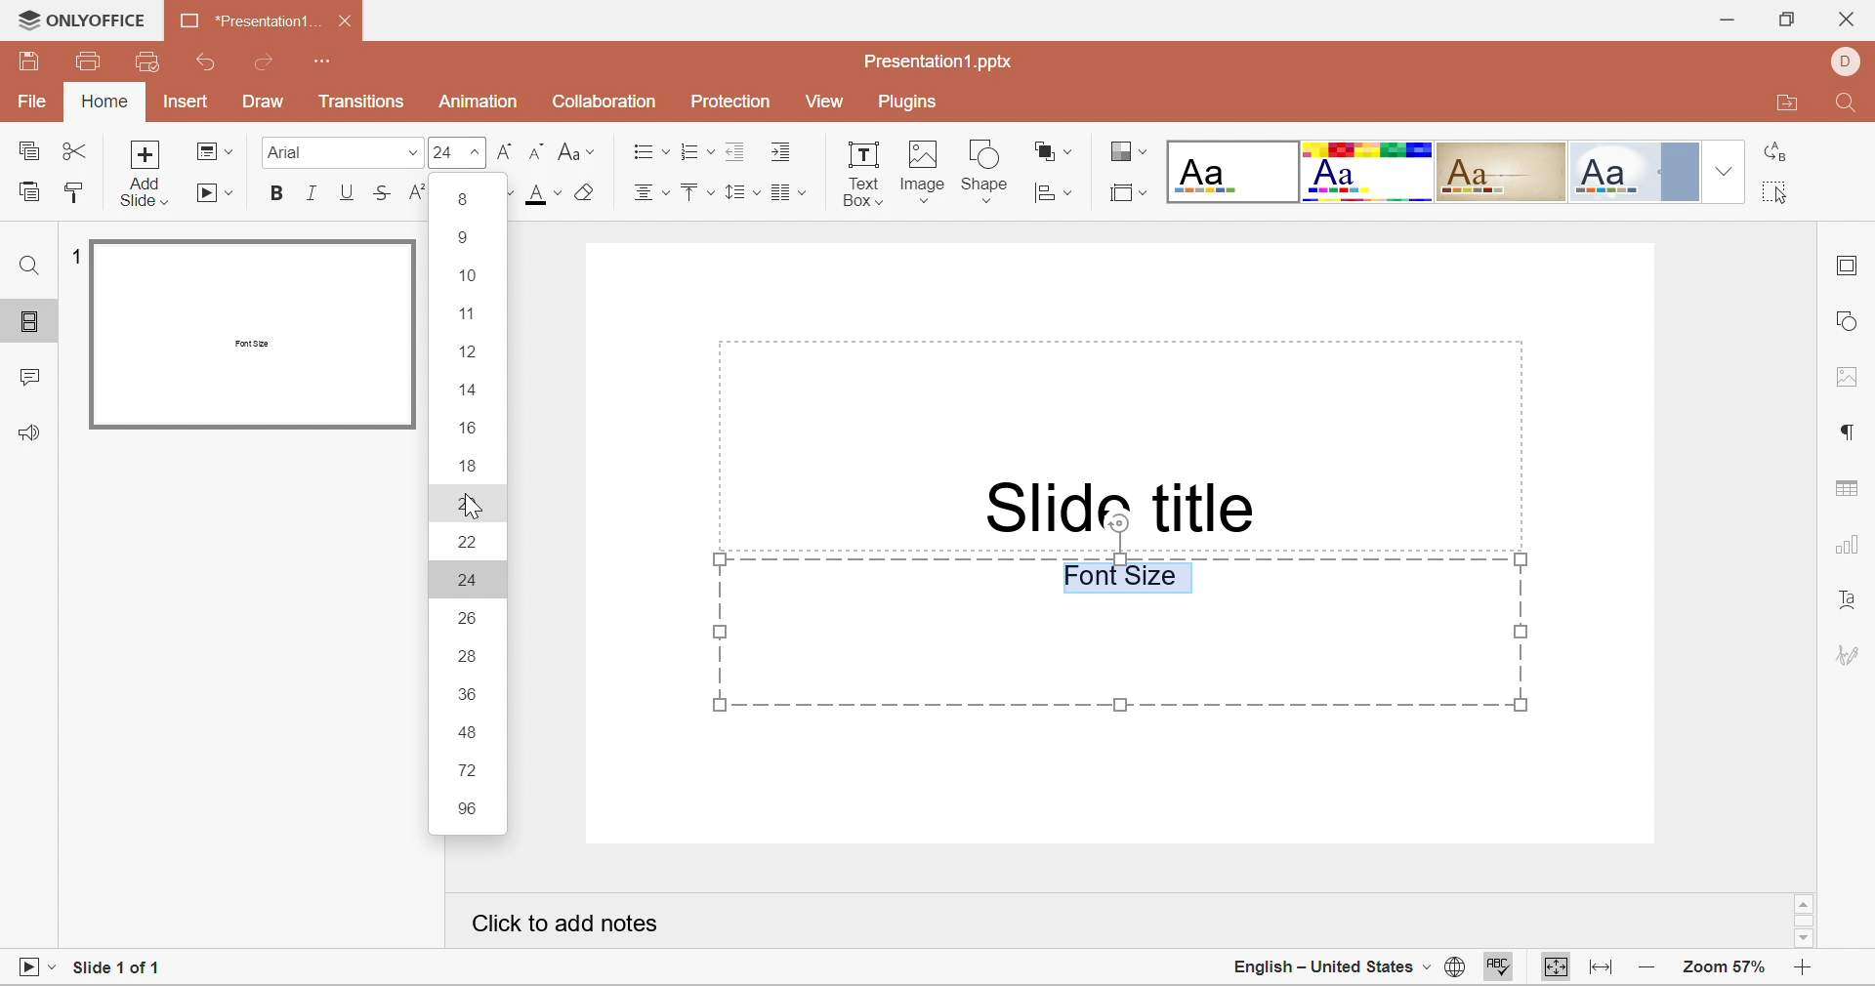 The height and width of the screenshot is (986, 1875). I want to click on 8, so click(465, 201).